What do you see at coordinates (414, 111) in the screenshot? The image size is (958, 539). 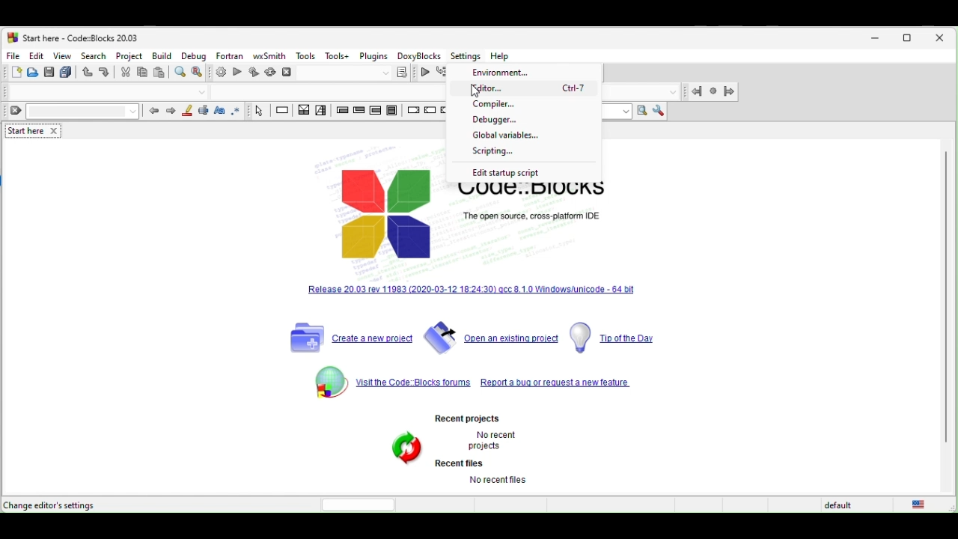 I see `break` at bounding box center [414, 111].